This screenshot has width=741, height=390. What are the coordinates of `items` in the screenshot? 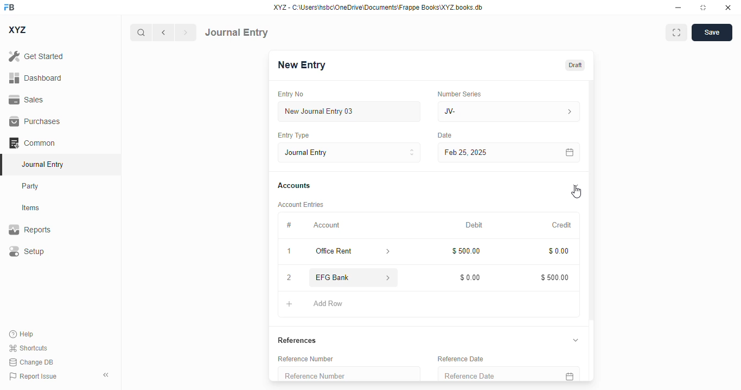 It's located at (31, 208).